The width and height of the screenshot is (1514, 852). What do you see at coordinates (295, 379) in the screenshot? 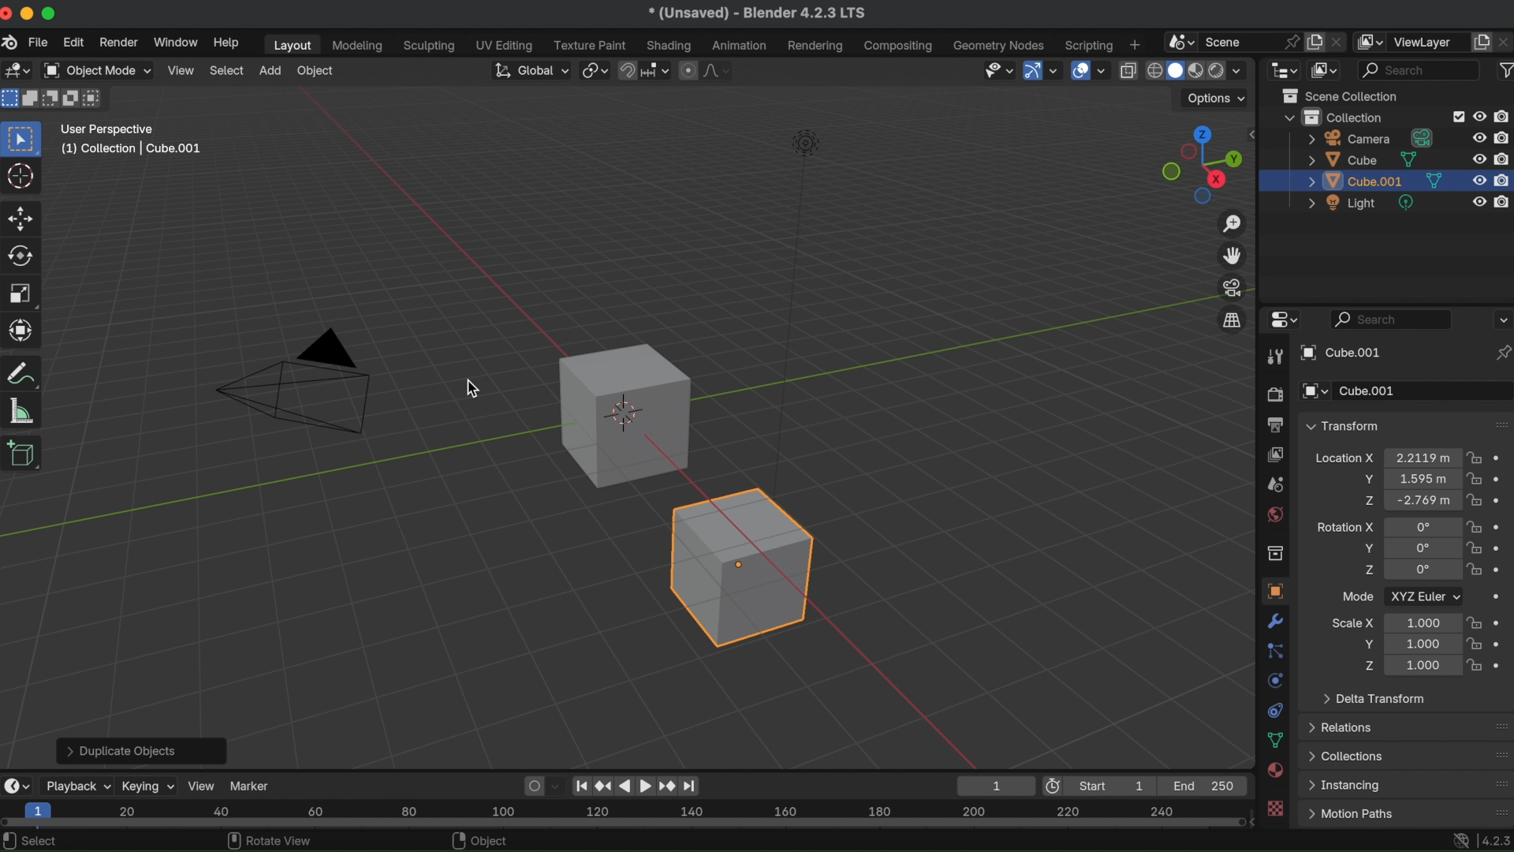
I see `D triangle` at bounding box center [295, 379].